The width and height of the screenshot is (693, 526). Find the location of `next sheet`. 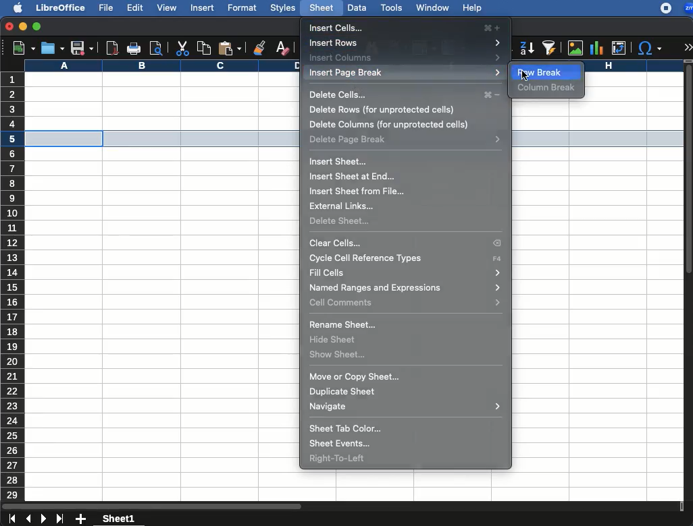

next sheet is located at coordinates (42, 519).